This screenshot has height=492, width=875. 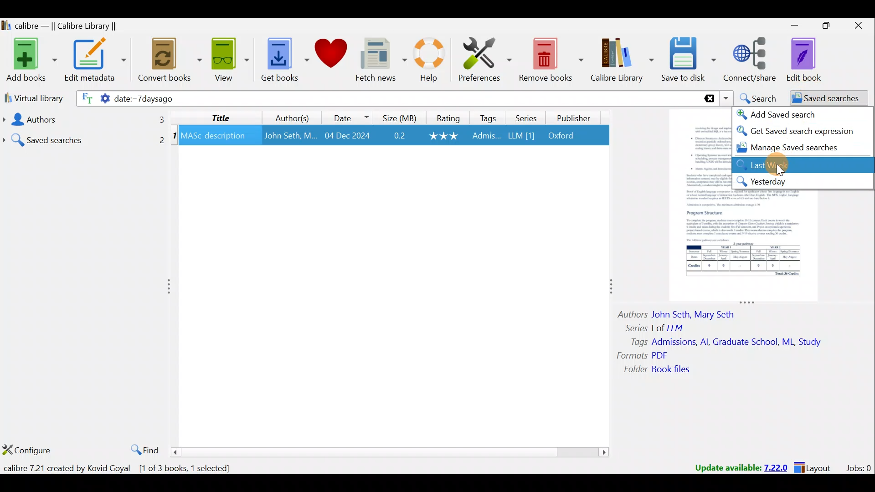 What do you see at coordinates (82, 119) in the screenshot?
I see `Authors` at bounding box center [82, 119].